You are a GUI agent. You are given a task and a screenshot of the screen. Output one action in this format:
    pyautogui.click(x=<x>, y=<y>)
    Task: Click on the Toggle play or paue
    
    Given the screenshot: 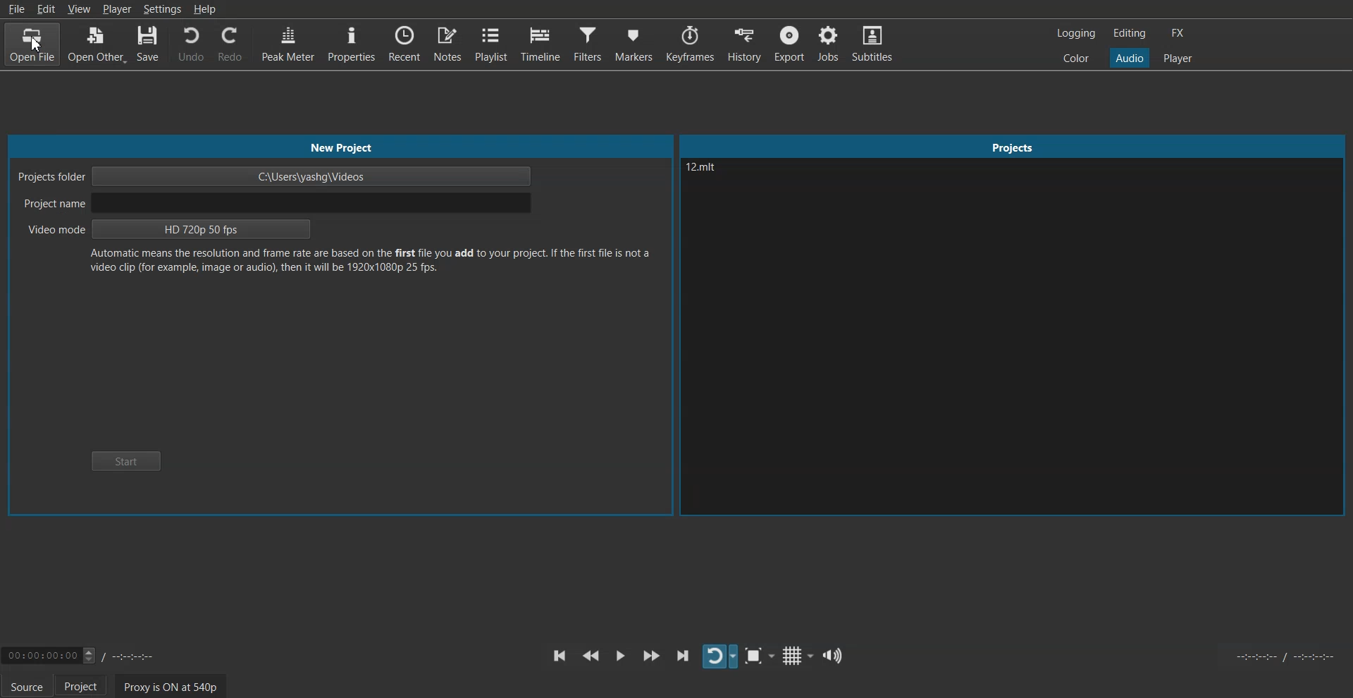 What is the action you would take?
    pyautogui.click(x=620, y=655)
    